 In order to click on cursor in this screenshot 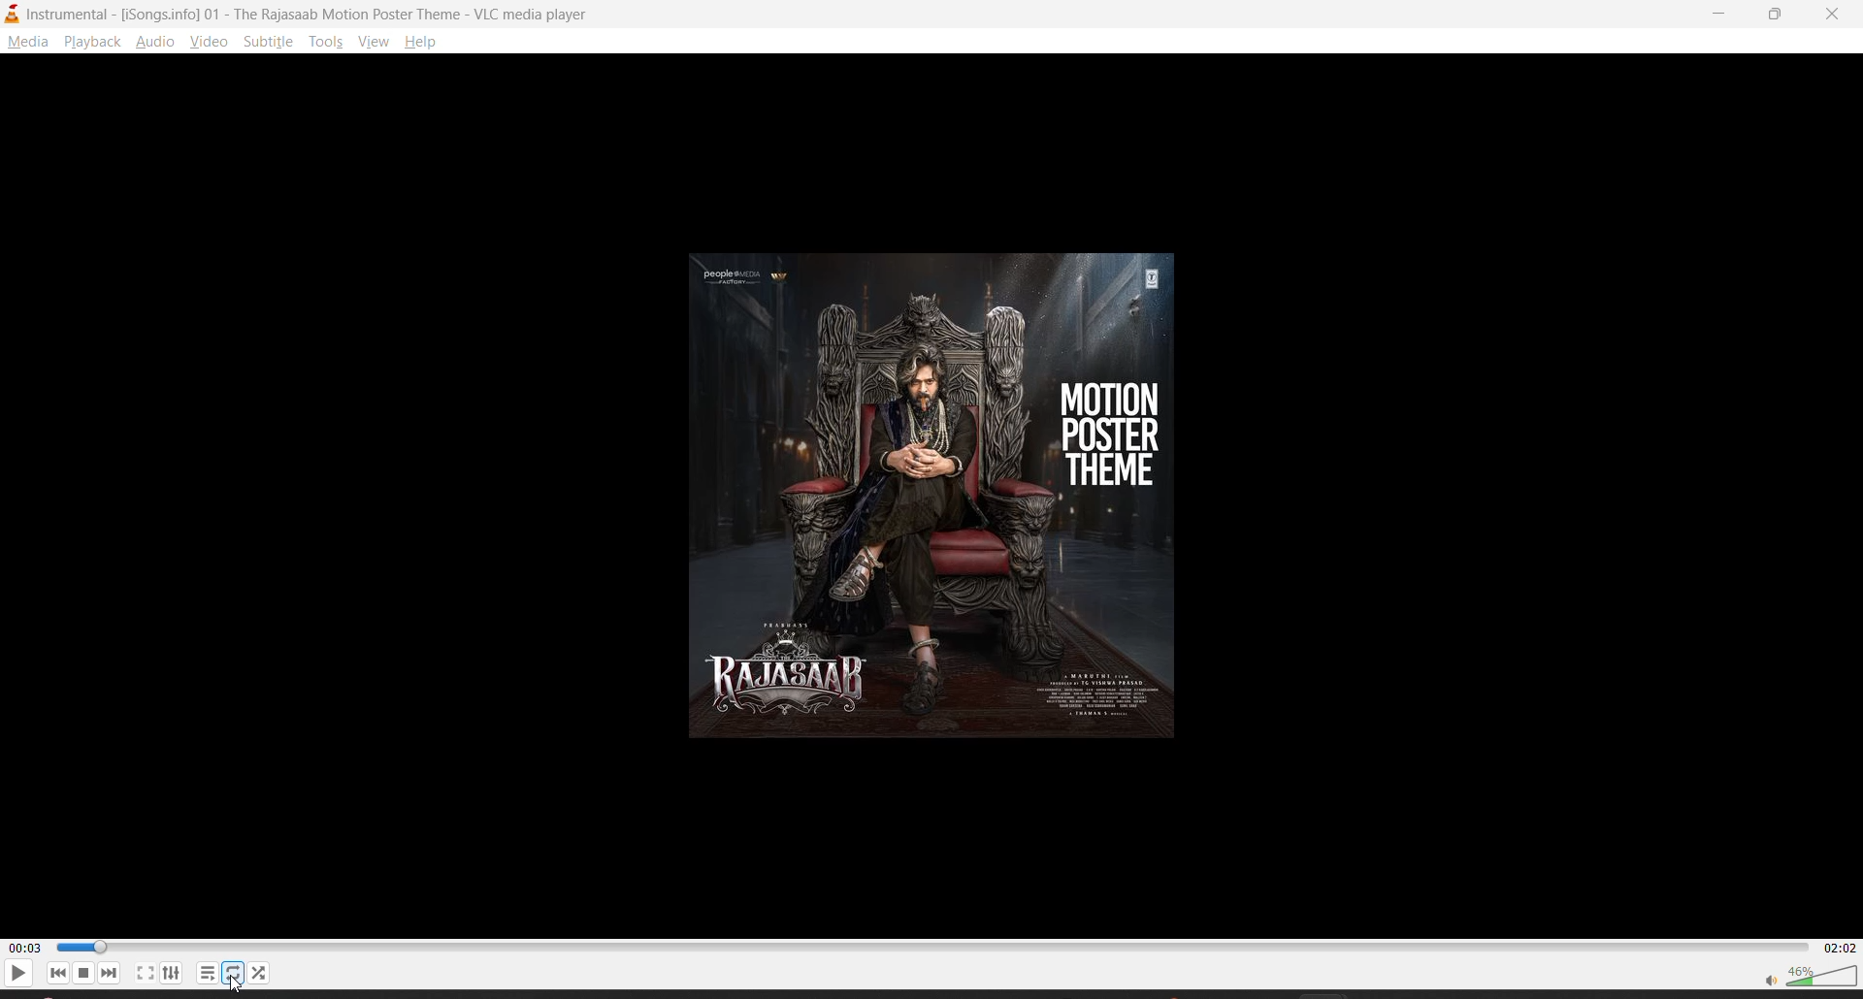, I will do `click(237, 983)`.